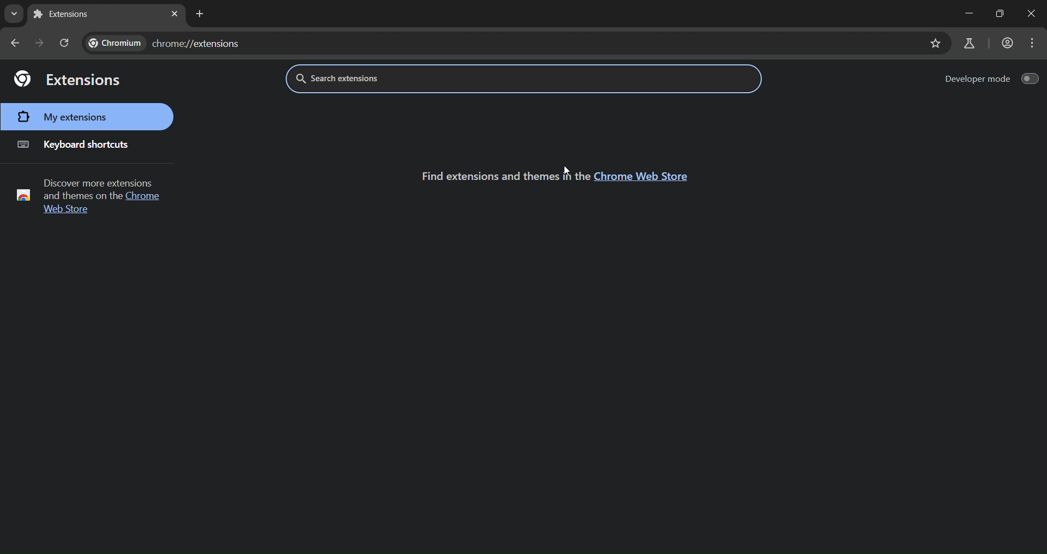 Image resolution: width=1047 pixels, height=554 pixels. Describe the element at coordinates (76, 14) in the screenshot. I see `current tab` at that location.